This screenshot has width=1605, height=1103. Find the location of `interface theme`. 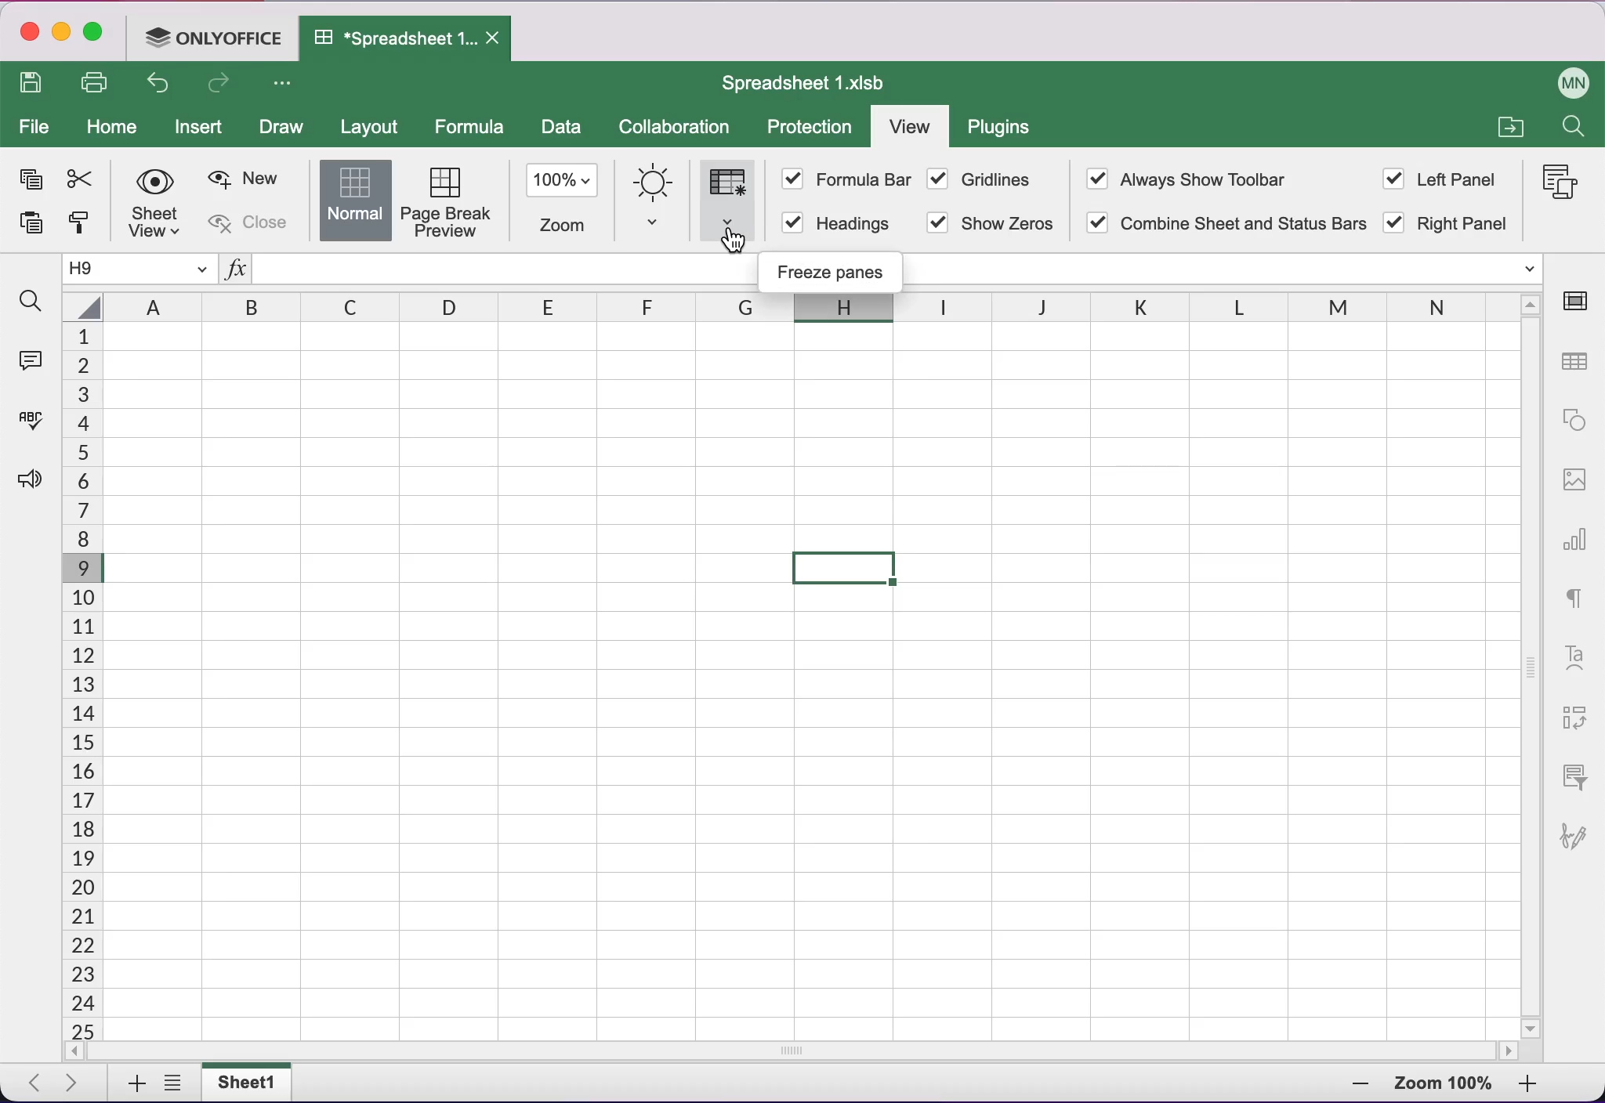

interface theme is located at coordinates (655, 200).